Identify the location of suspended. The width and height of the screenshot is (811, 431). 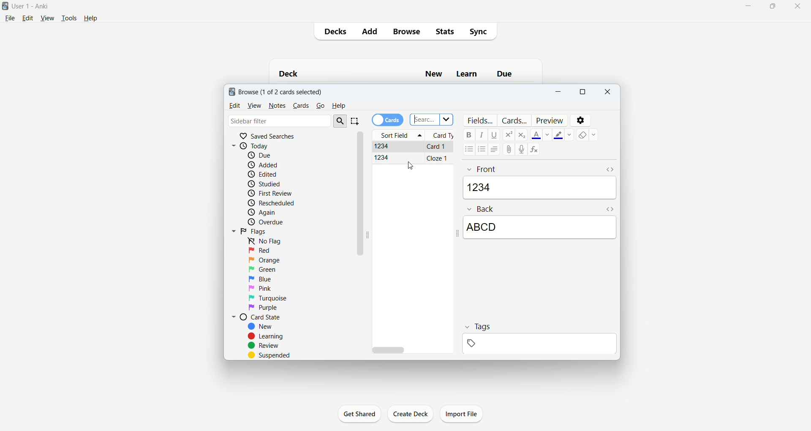
(270, 355).